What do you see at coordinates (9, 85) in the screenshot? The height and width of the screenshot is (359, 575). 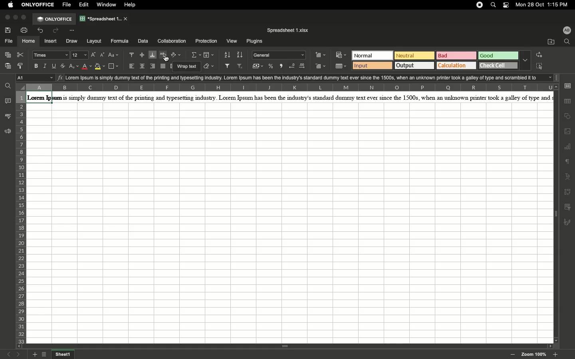 I see `Find` at bounding box center [9, 85].